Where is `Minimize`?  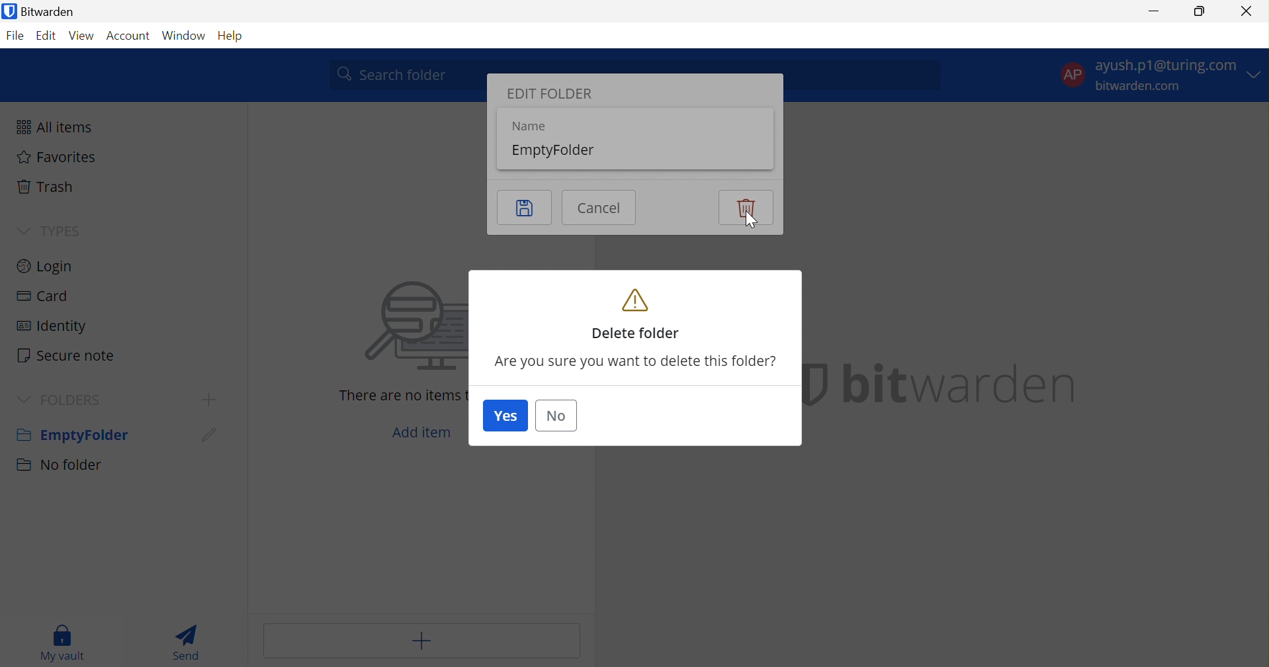 Minimize is located at coordinates (1152, 11).